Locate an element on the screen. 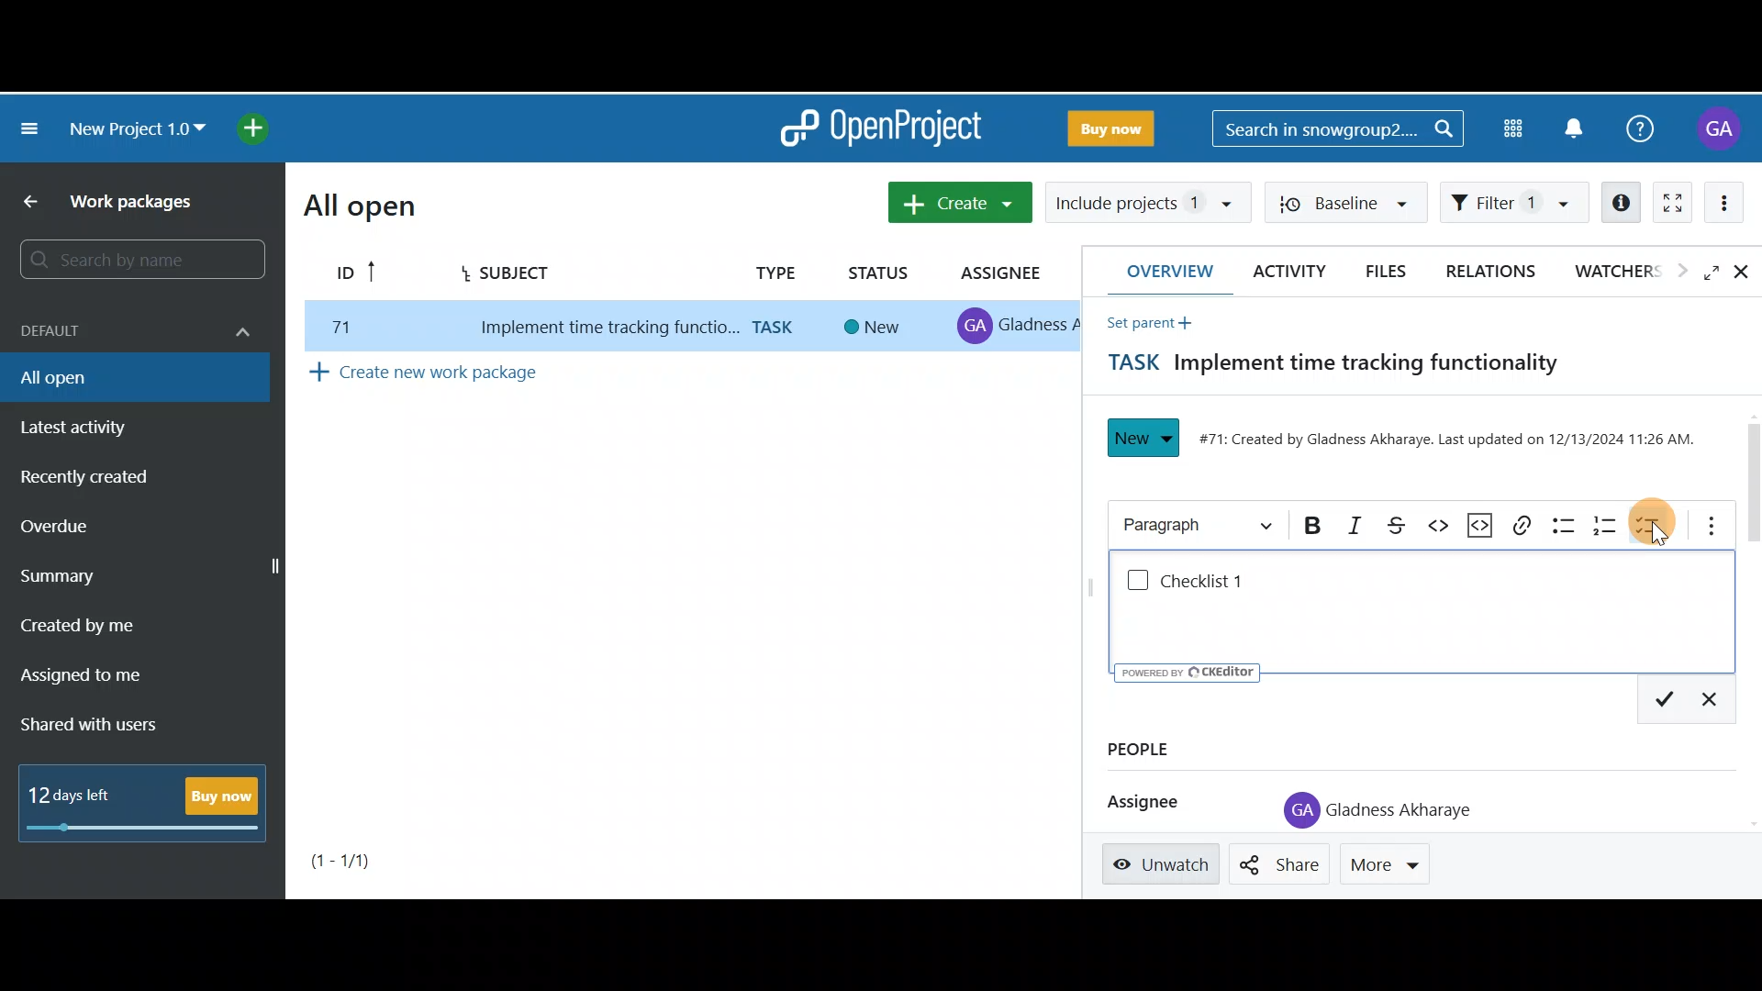  Buy now is located at coordinates (1108, 130).